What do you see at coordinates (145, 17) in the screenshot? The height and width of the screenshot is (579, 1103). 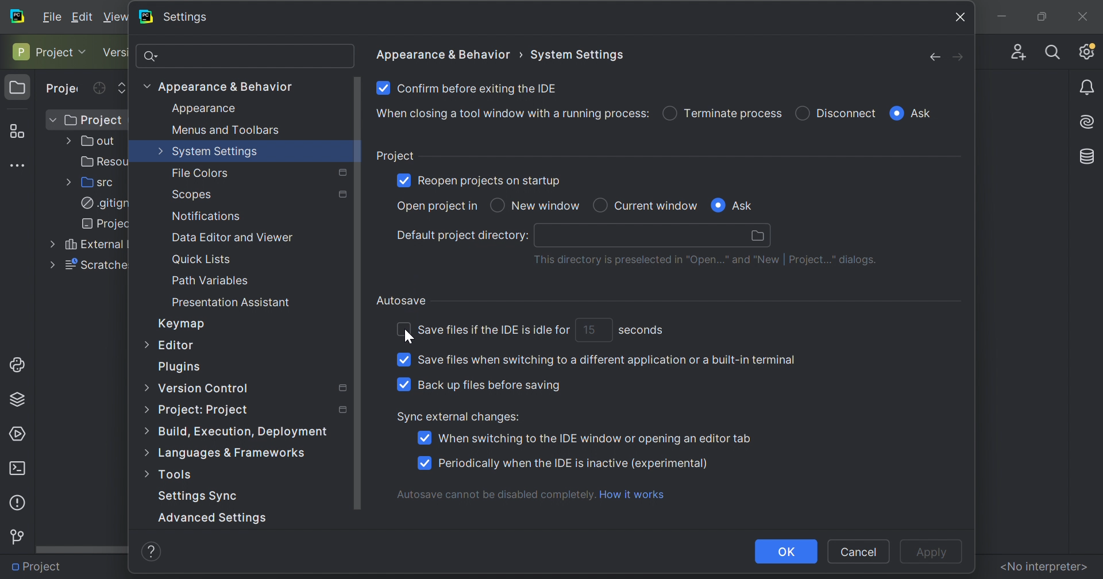 I see `PyCharm` at bounding box center [145, 17].